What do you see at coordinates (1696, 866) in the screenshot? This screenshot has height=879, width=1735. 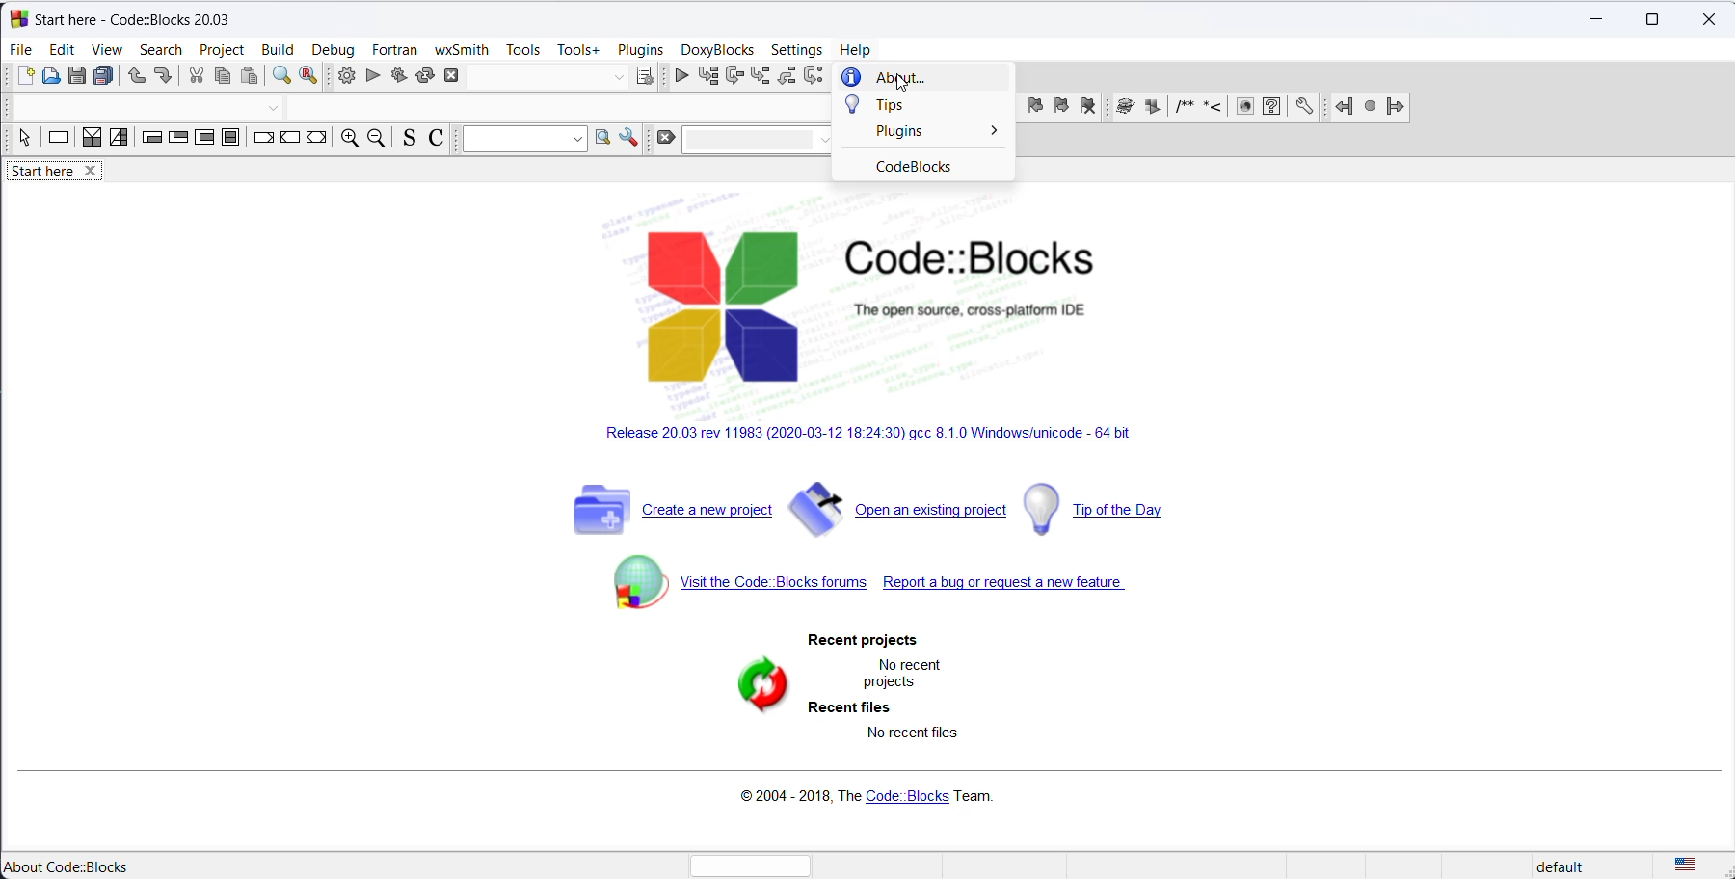 I see `language` at bounding box center [1696, 866].